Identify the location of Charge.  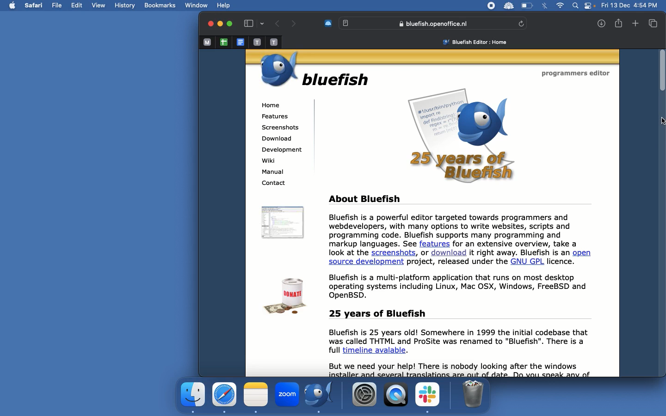
(527, 6).